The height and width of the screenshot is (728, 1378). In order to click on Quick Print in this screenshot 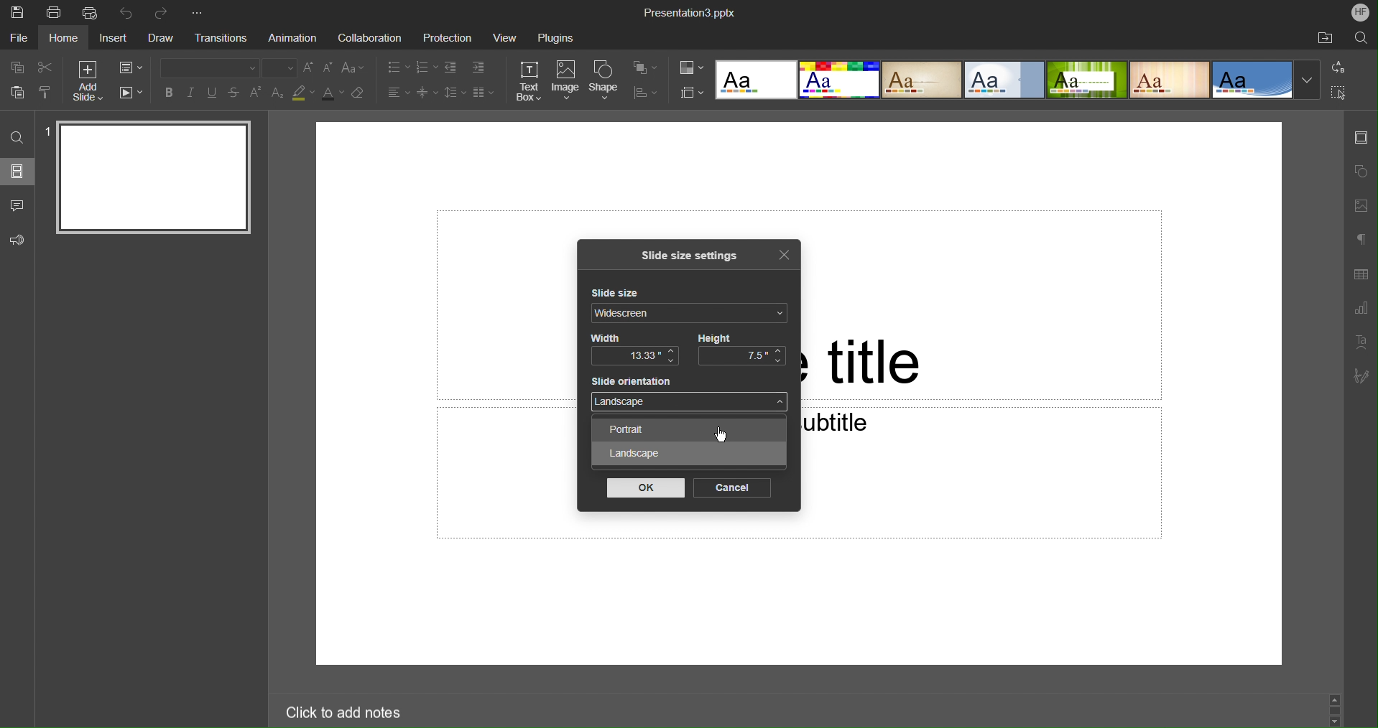, I will do `click(91, 14)`.